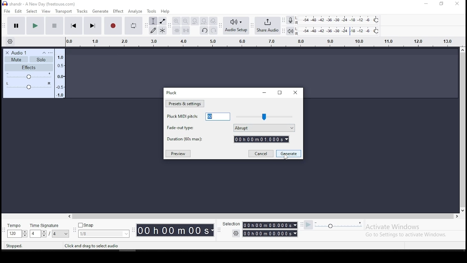 The height and width of the screenshot is (263, 467). I want to click on cursor, so click(286, 157).